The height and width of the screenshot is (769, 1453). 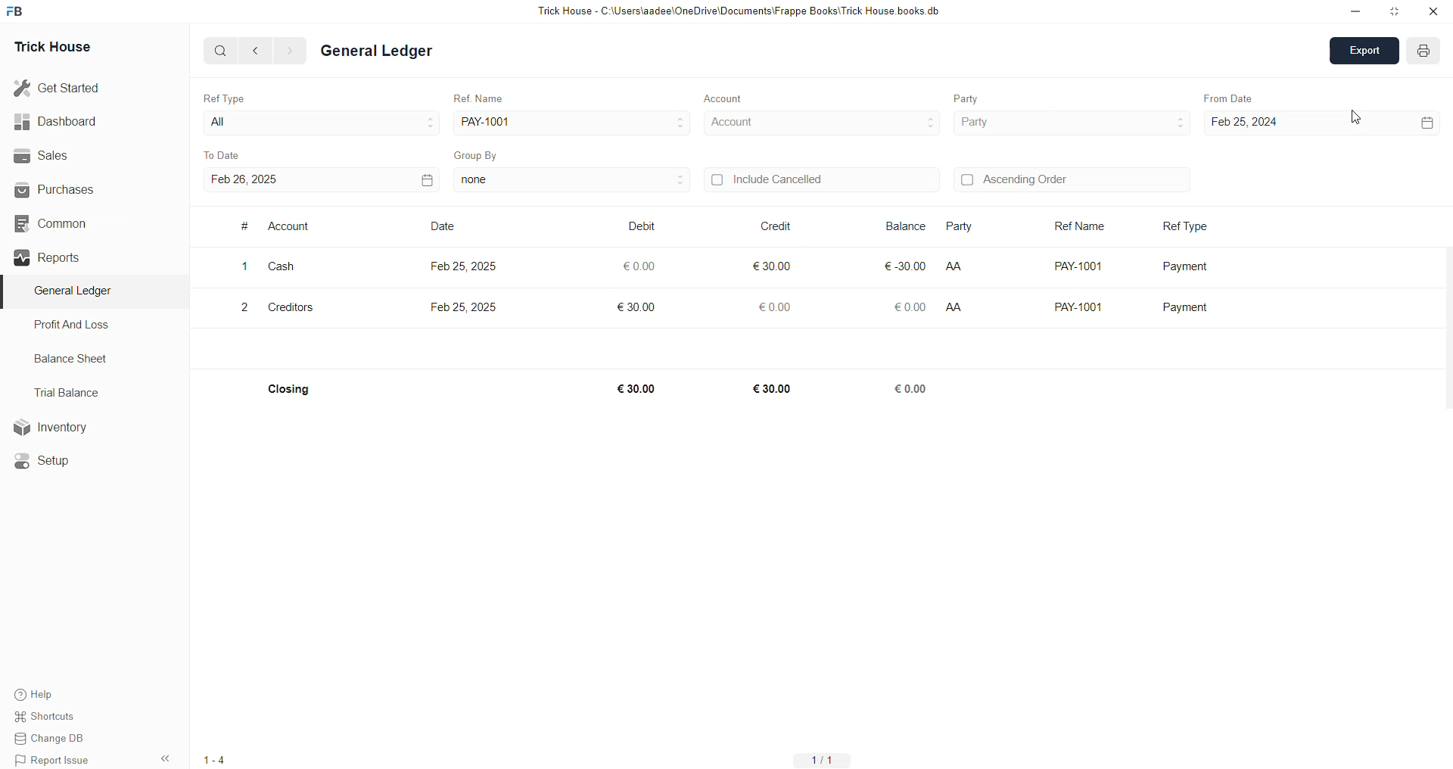 I want to click on €30.00, so click(x=773, y=389).